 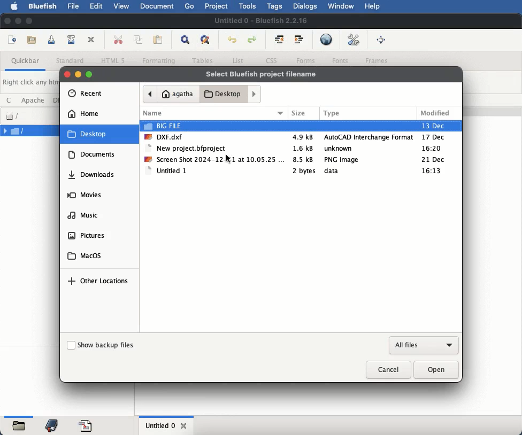 I want to click on open, so click(x=436, y=369).